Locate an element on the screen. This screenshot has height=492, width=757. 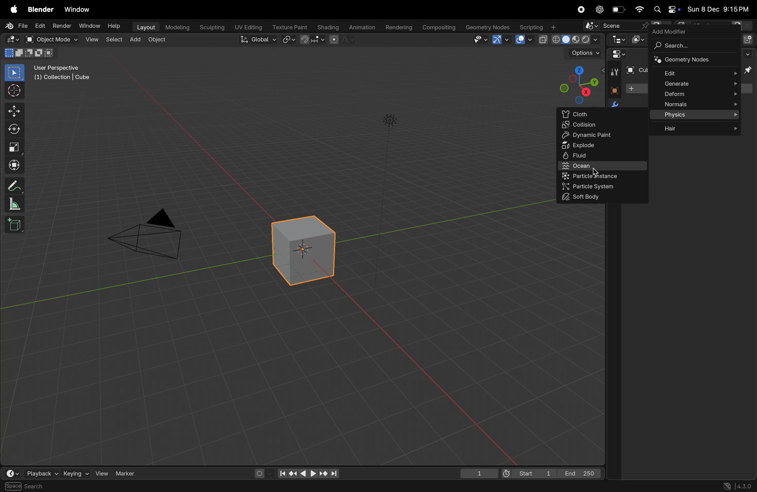
help is located at coordinates (115, 27).